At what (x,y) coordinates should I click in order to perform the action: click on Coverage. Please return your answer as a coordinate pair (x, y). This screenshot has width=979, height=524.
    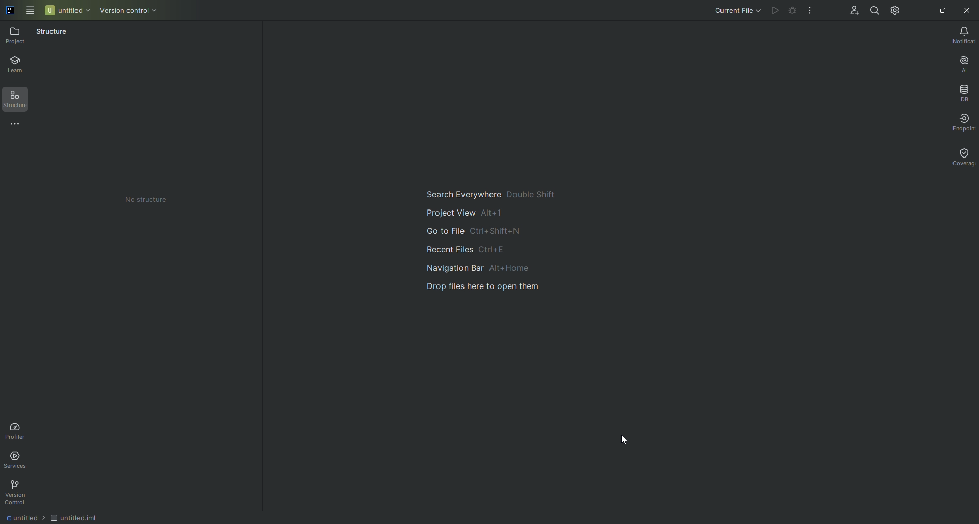
    Looking at the image, I should click on (962, 156).